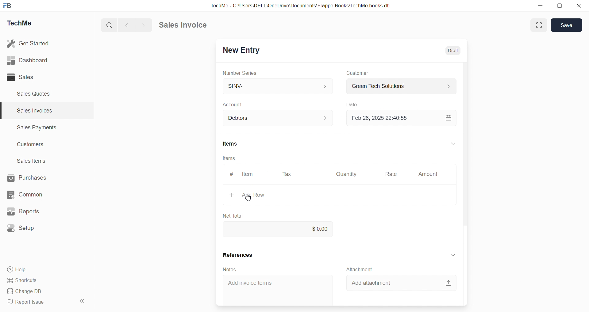  What do you see at coordinates (82, 301) in the screenshot?
I see `<<` at bounding box center [82, 301].